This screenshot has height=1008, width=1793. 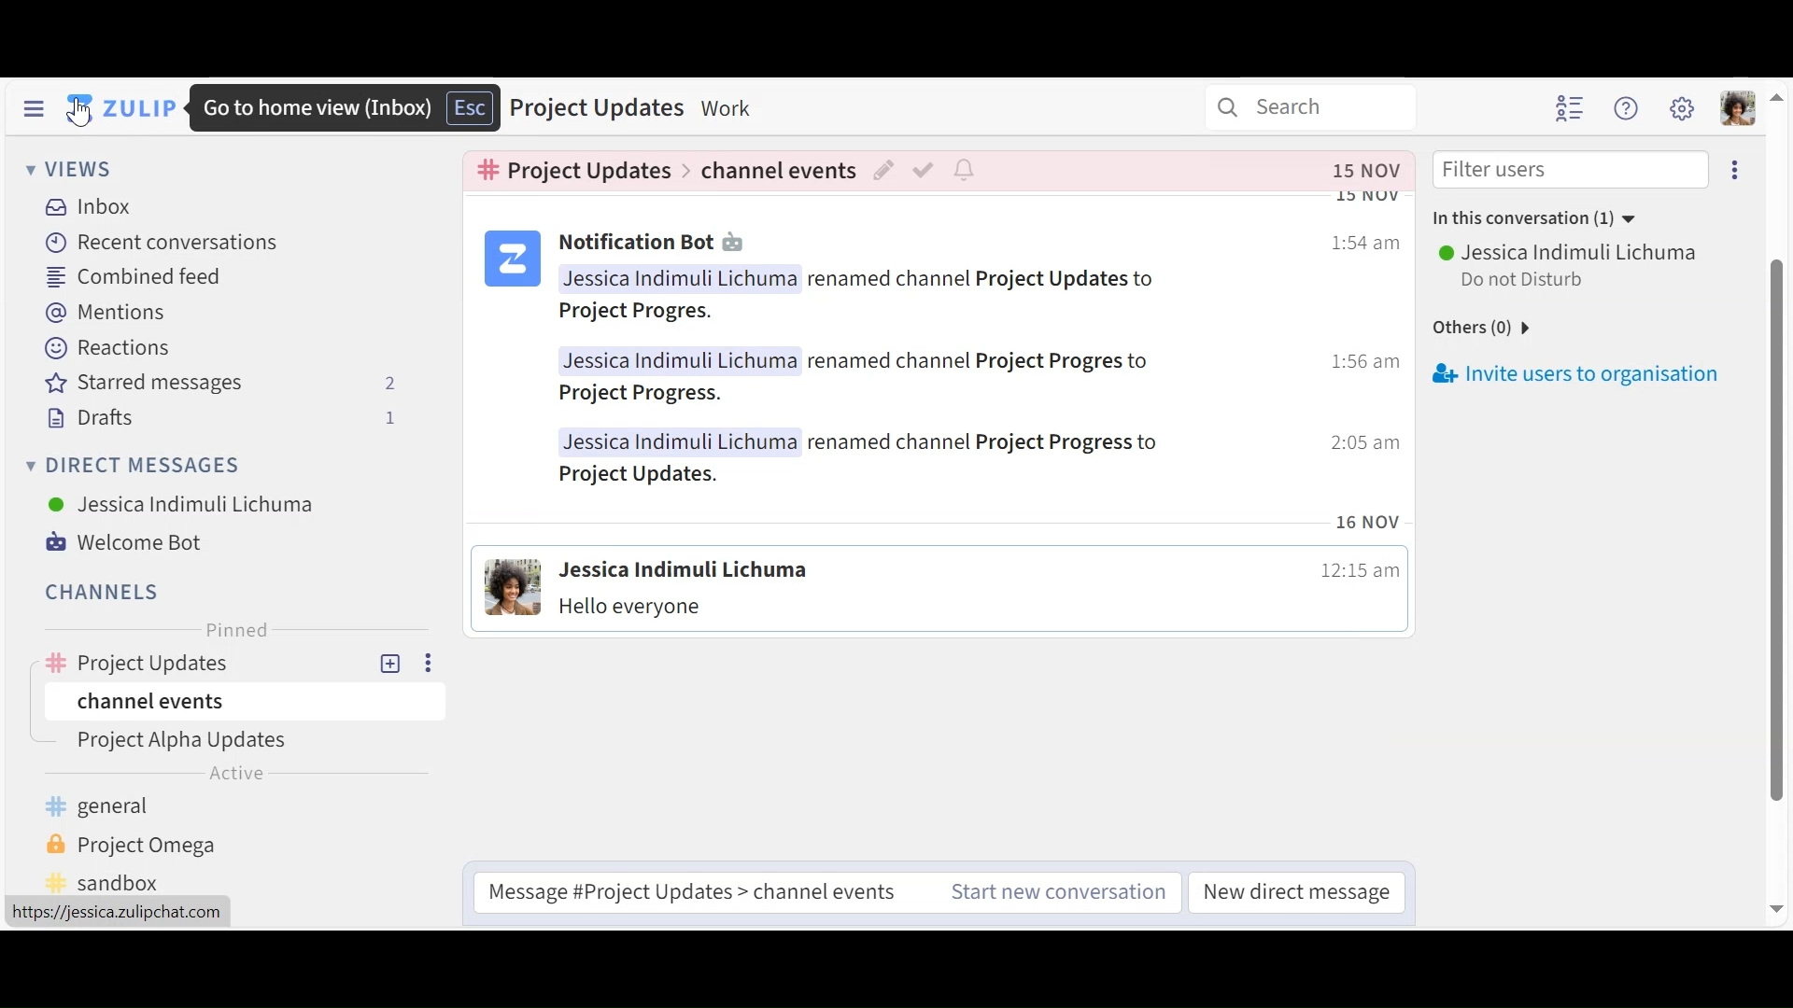 What do you see at coordinates (1777, 499) in the screenshot?
I see `Vertical Scrollbar` at bounding box center [1777, 499].